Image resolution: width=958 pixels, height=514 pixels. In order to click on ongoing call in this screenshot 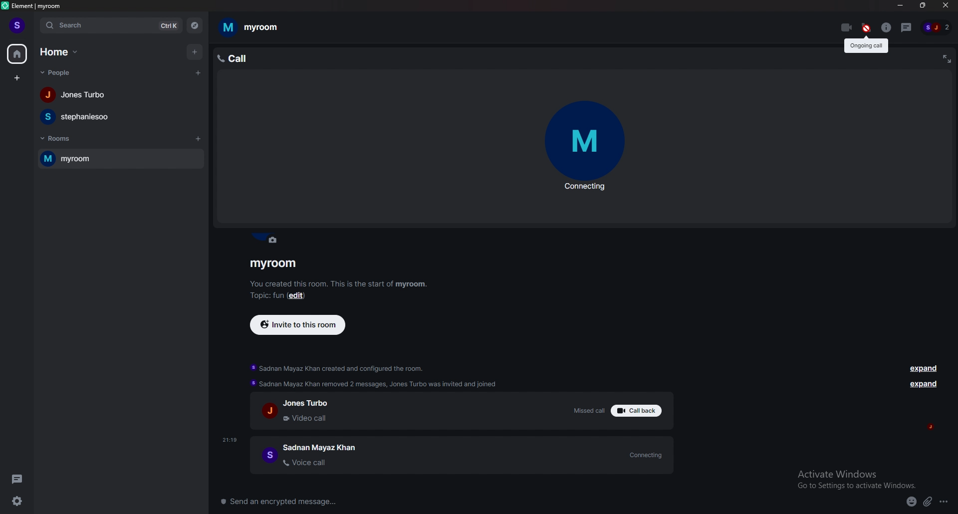, I will do `click(868, 47)`.